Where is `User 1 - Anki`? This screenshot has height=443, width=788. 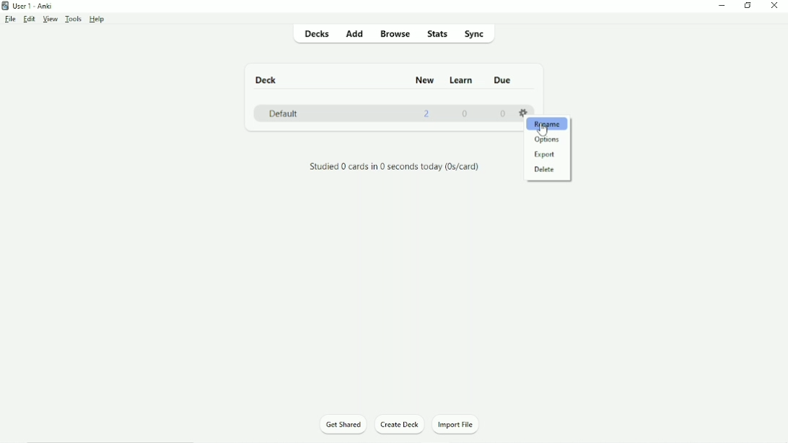
User 1 - Anki is located at coordinates (32, 6).